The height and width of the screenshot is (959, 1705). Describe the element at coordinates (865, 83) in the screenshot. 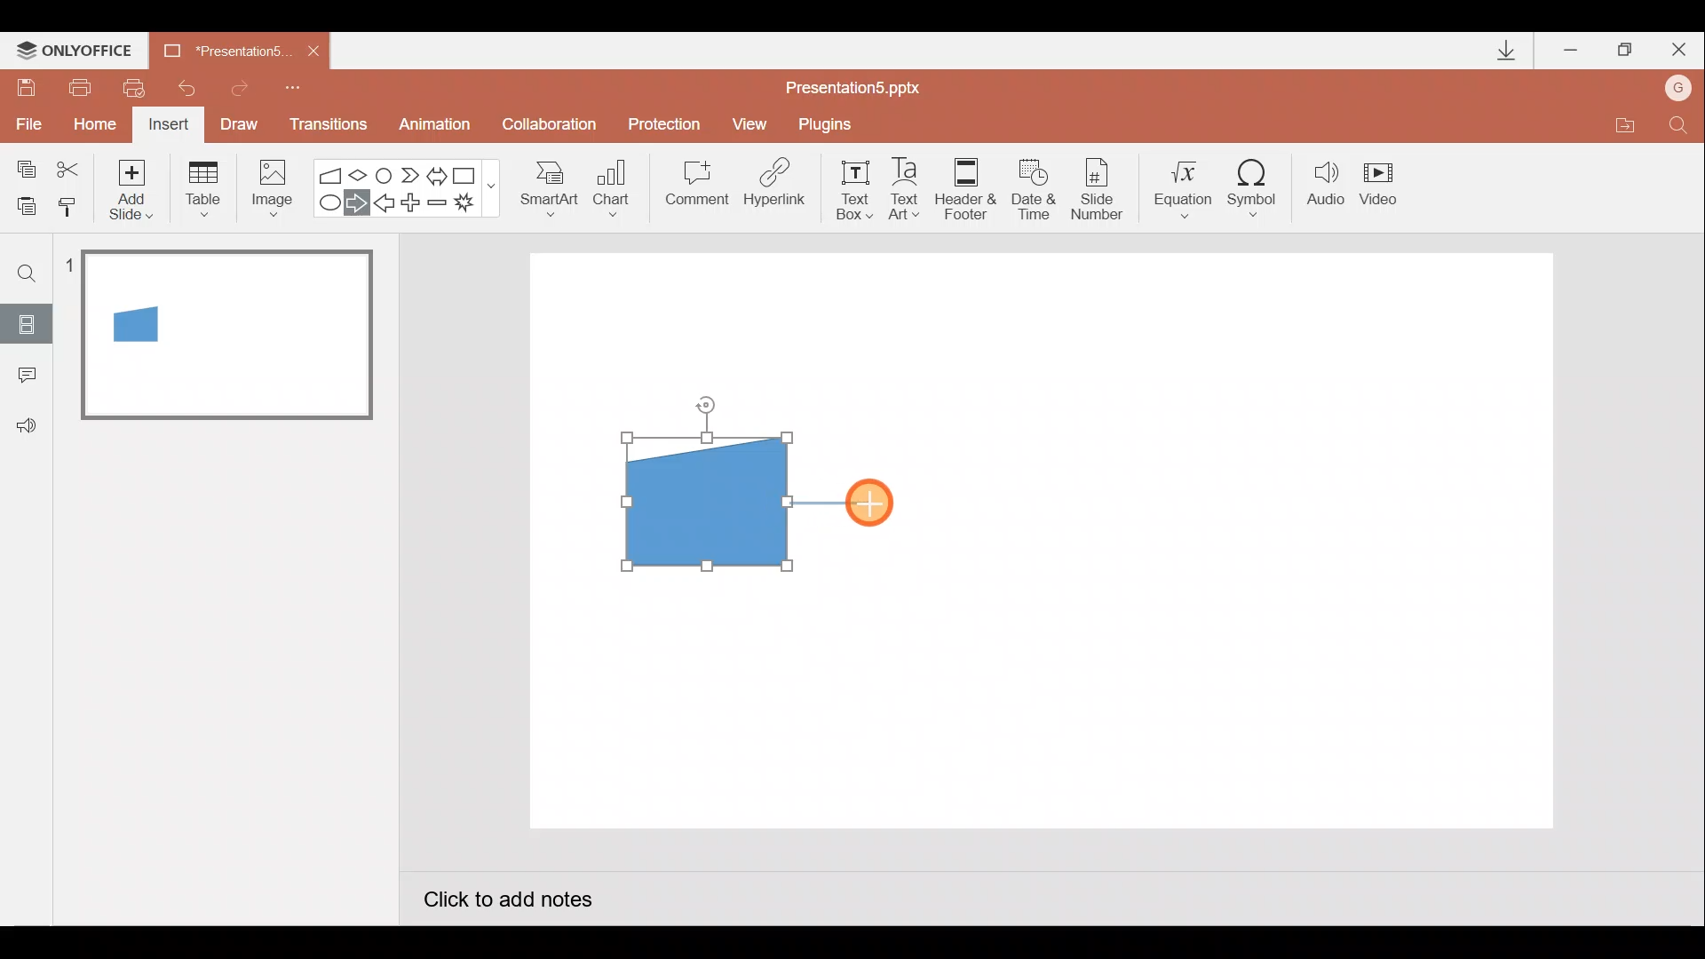

I see `Presentation5.pptx` at that location.